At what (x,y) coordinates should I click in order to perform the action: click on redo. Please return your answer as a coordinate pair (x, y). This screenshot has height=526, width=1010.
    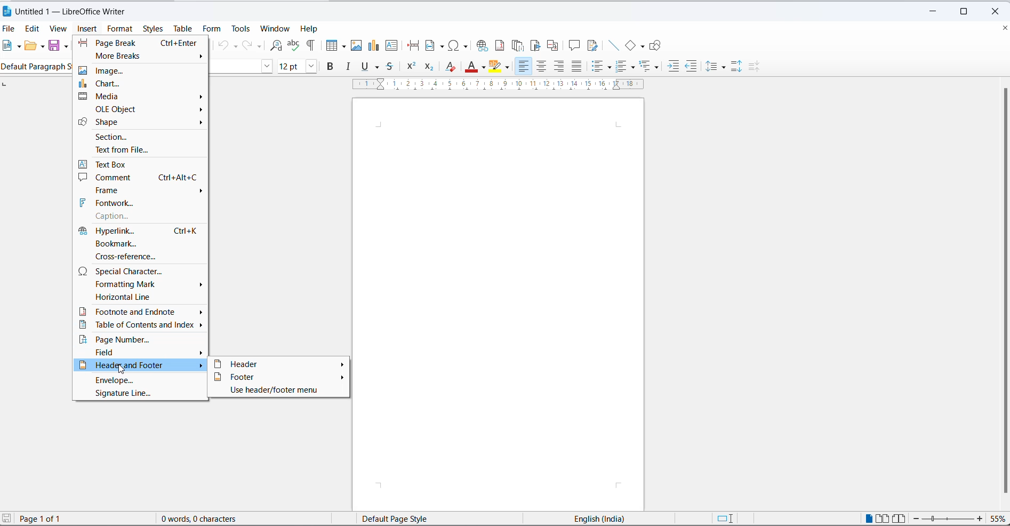
    Looking at the image, I should click on (246, 46).